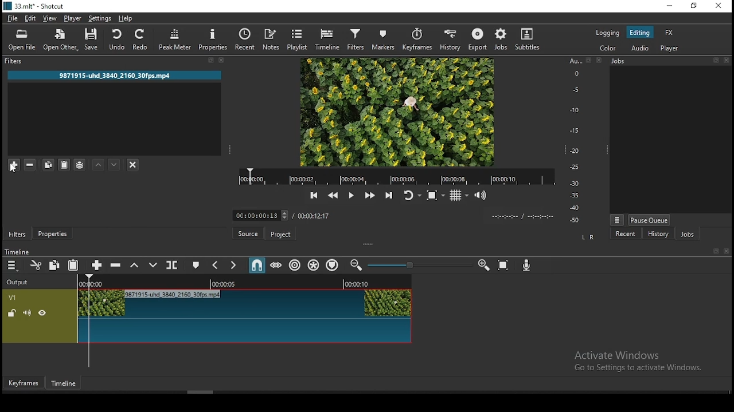 This screenshot has height=412, width=734. Describe the element at coordinates (658, 234) in the screenshot. I see `history` at that location.